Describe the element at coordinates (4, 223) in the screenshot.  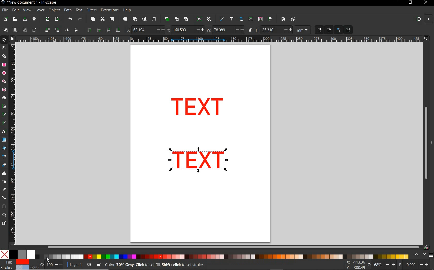
I see `pages tool` at that location.